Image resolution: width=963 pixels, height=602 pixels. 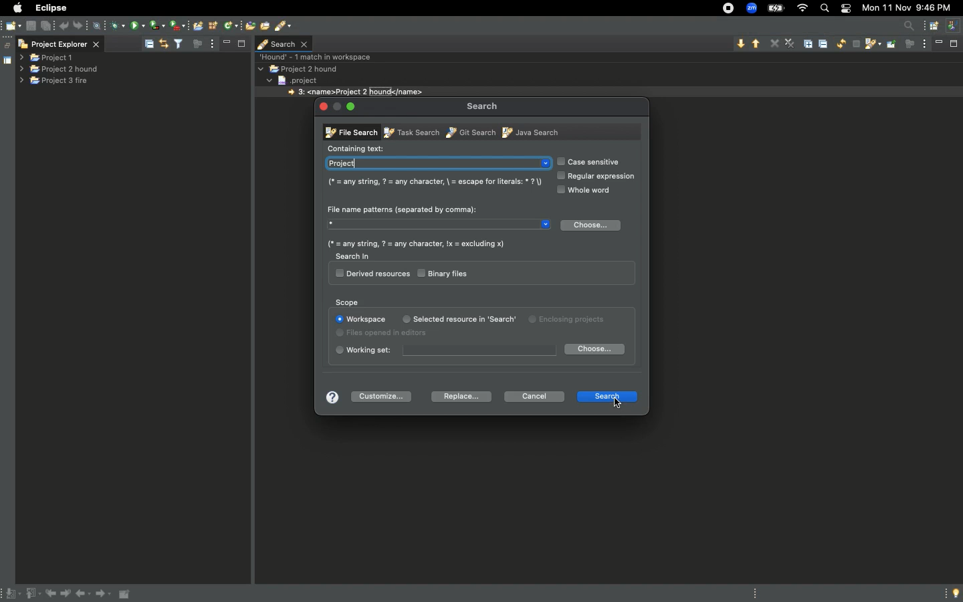 I want to click on Search, so click(x=824, y=9).